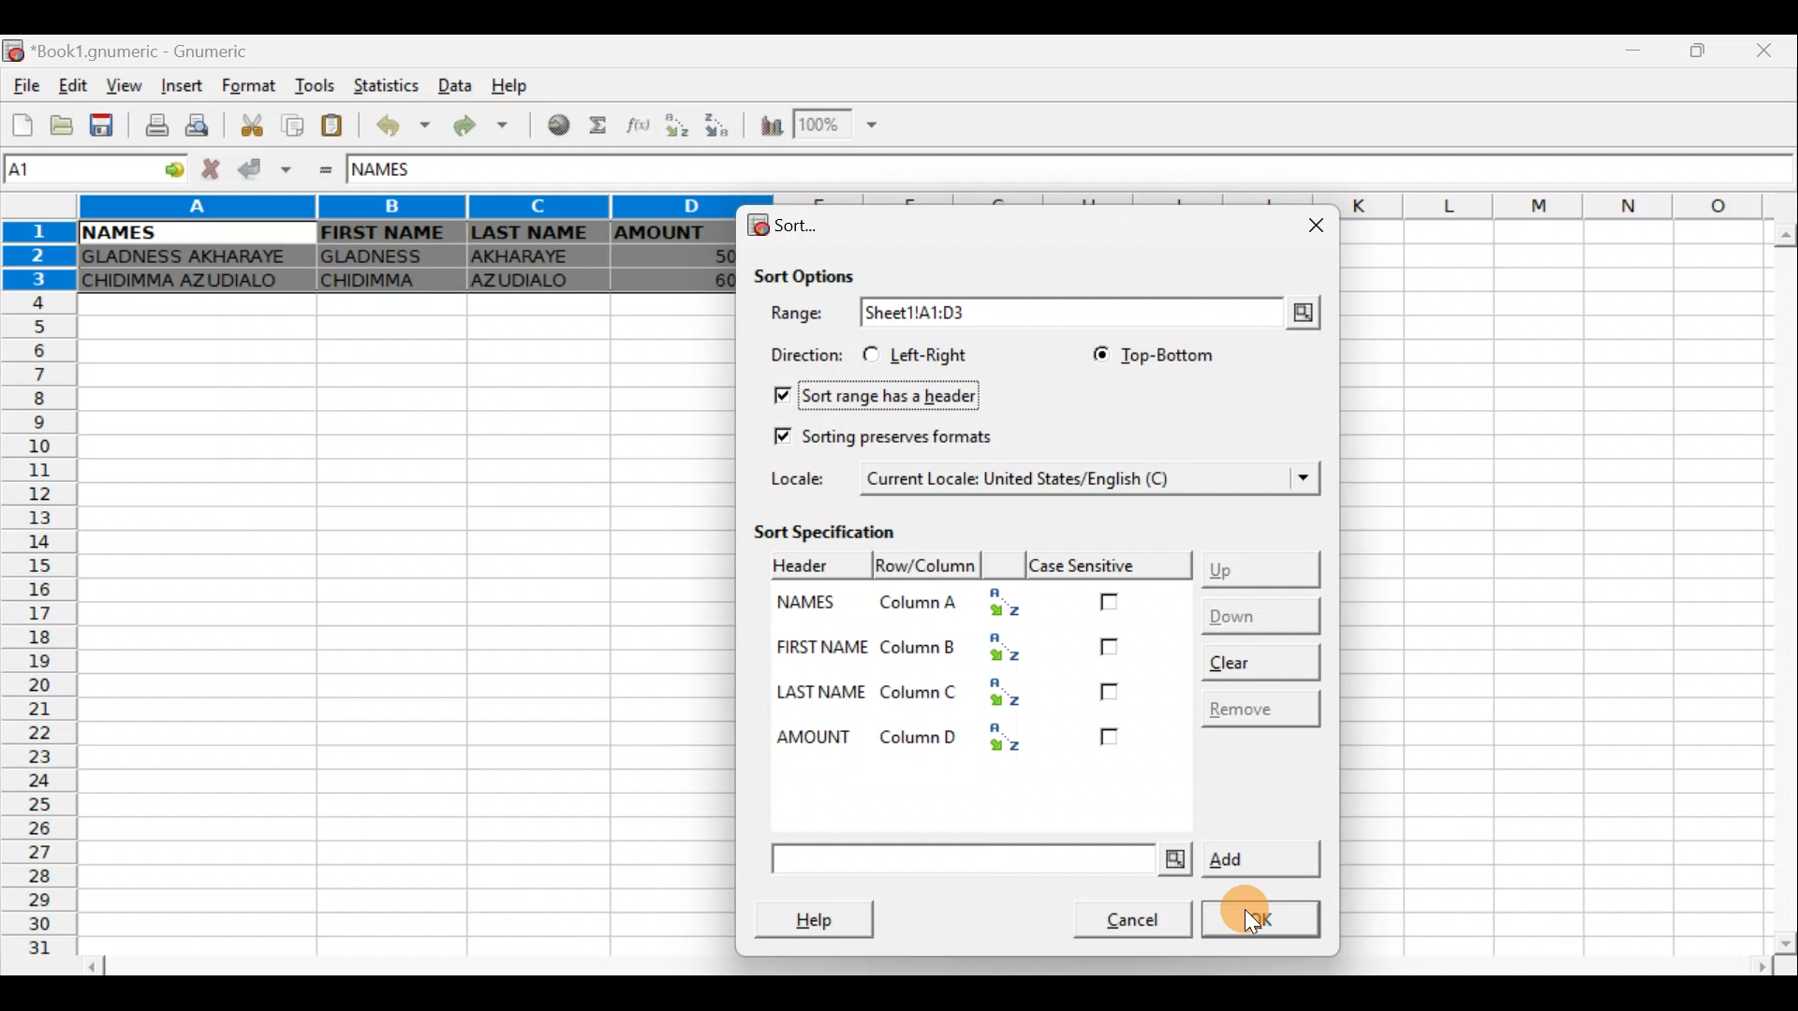  I want to click on Sort options, so click(805, 271).